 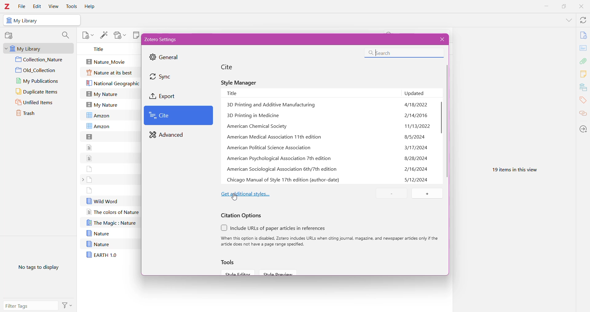 What do you see at coordinates (90, 190) in the screenshot?
I see `file without title` at bounding box center [90, 190].